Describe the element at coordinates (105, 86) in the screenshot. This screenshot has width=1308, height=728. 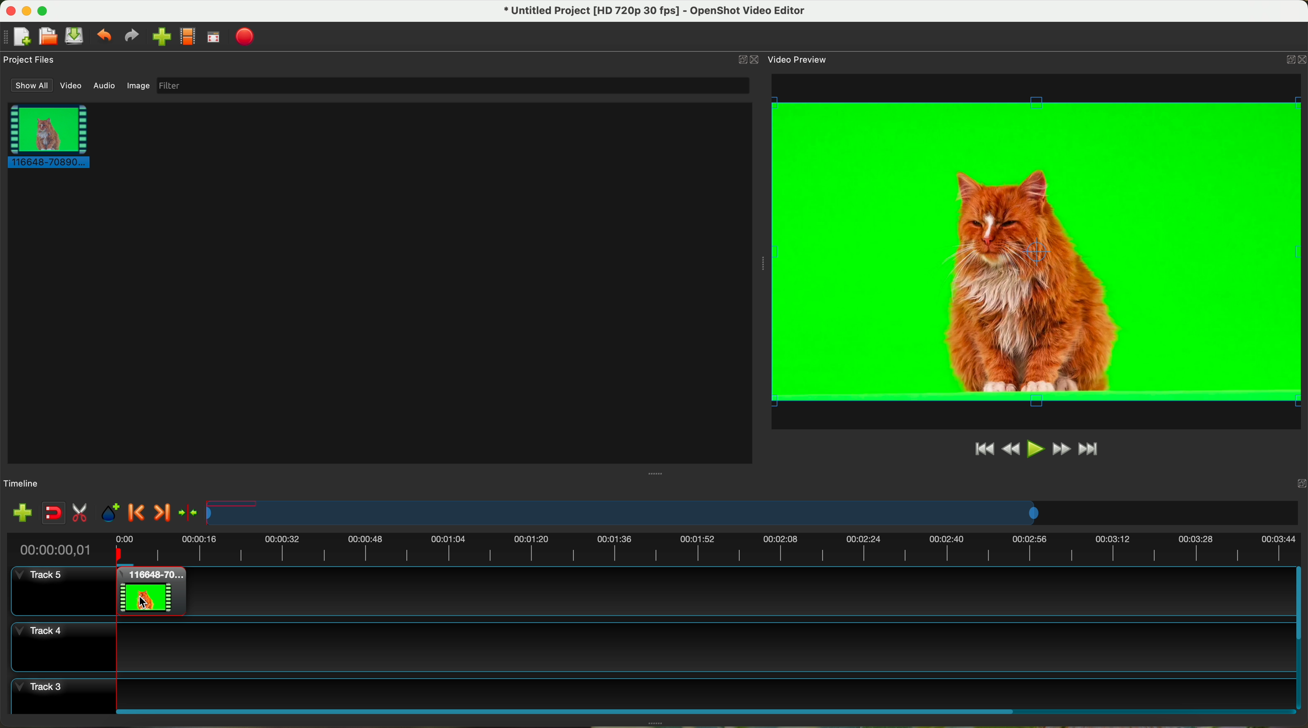
I see `audio` at that location.